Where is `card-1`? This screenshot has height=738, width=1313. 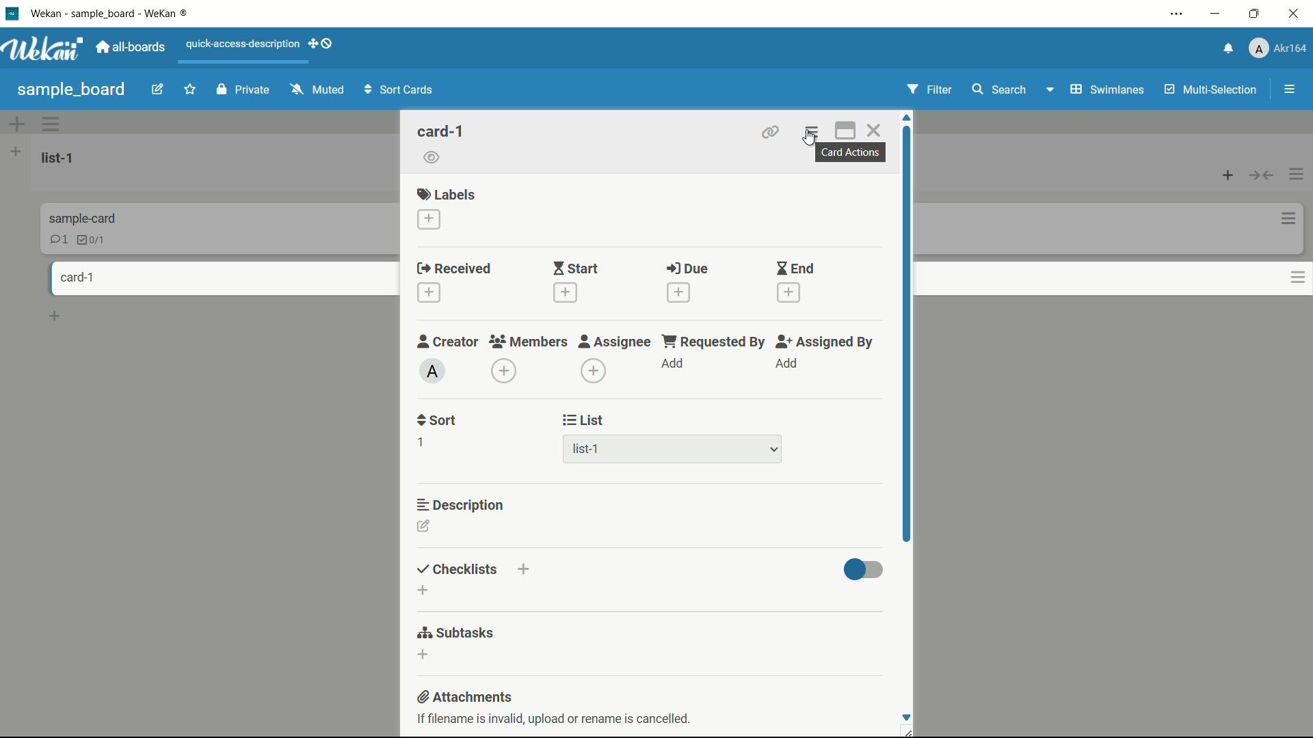
card-1 is located at coordinates (75, 277).